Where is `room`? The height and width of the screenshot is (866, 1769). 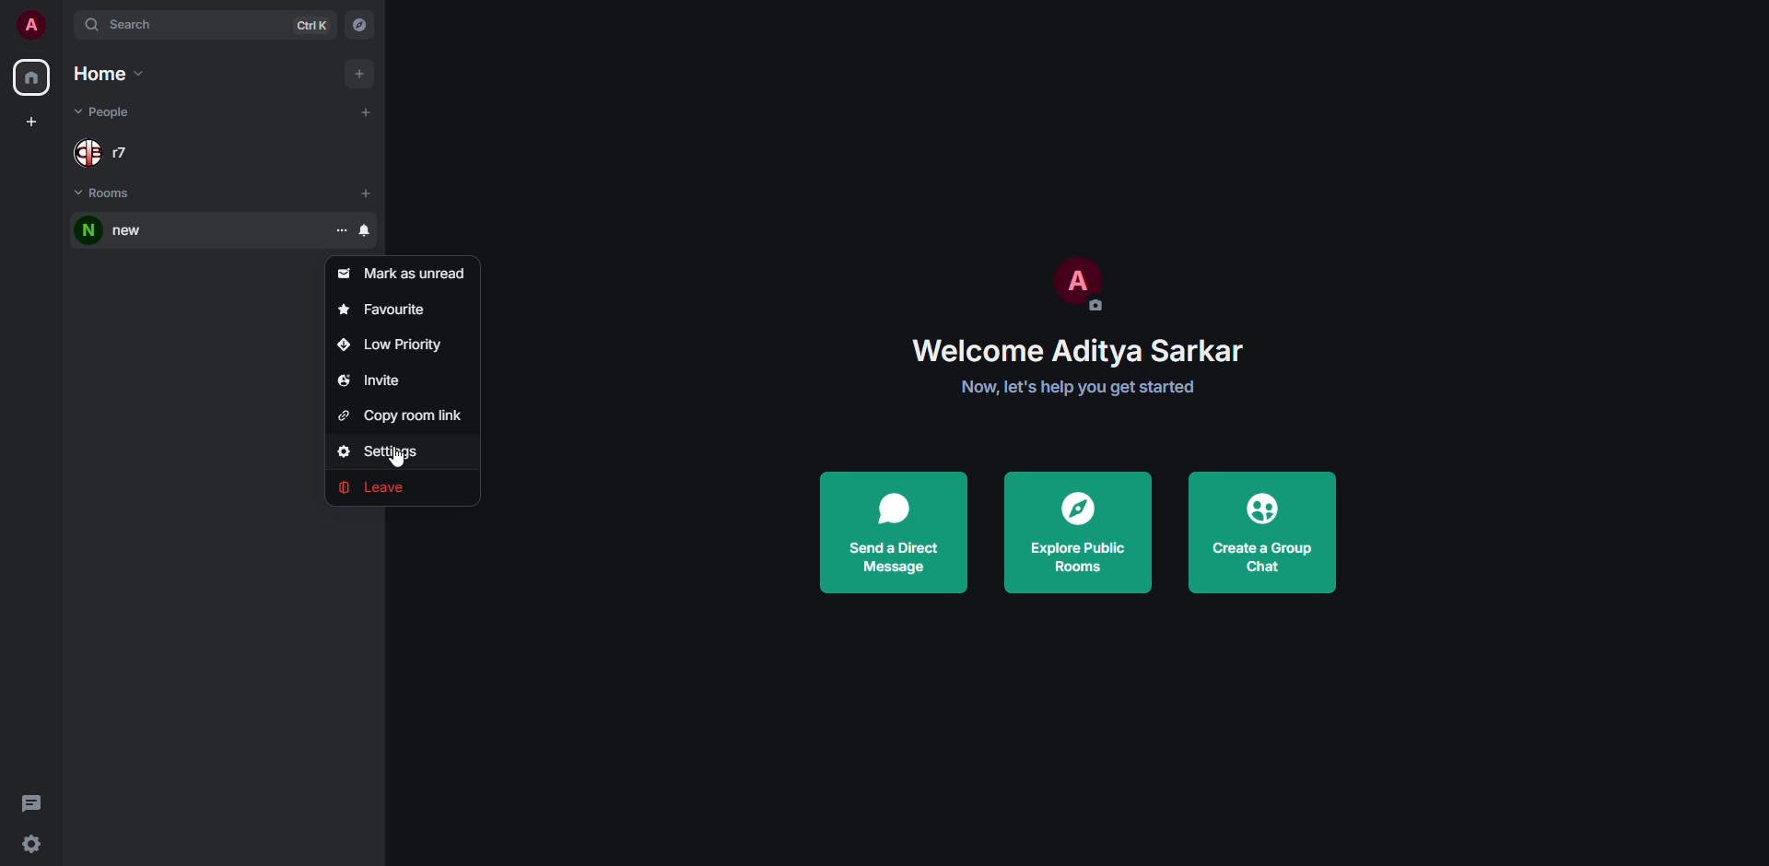
room is located at coordinates (120, 231).